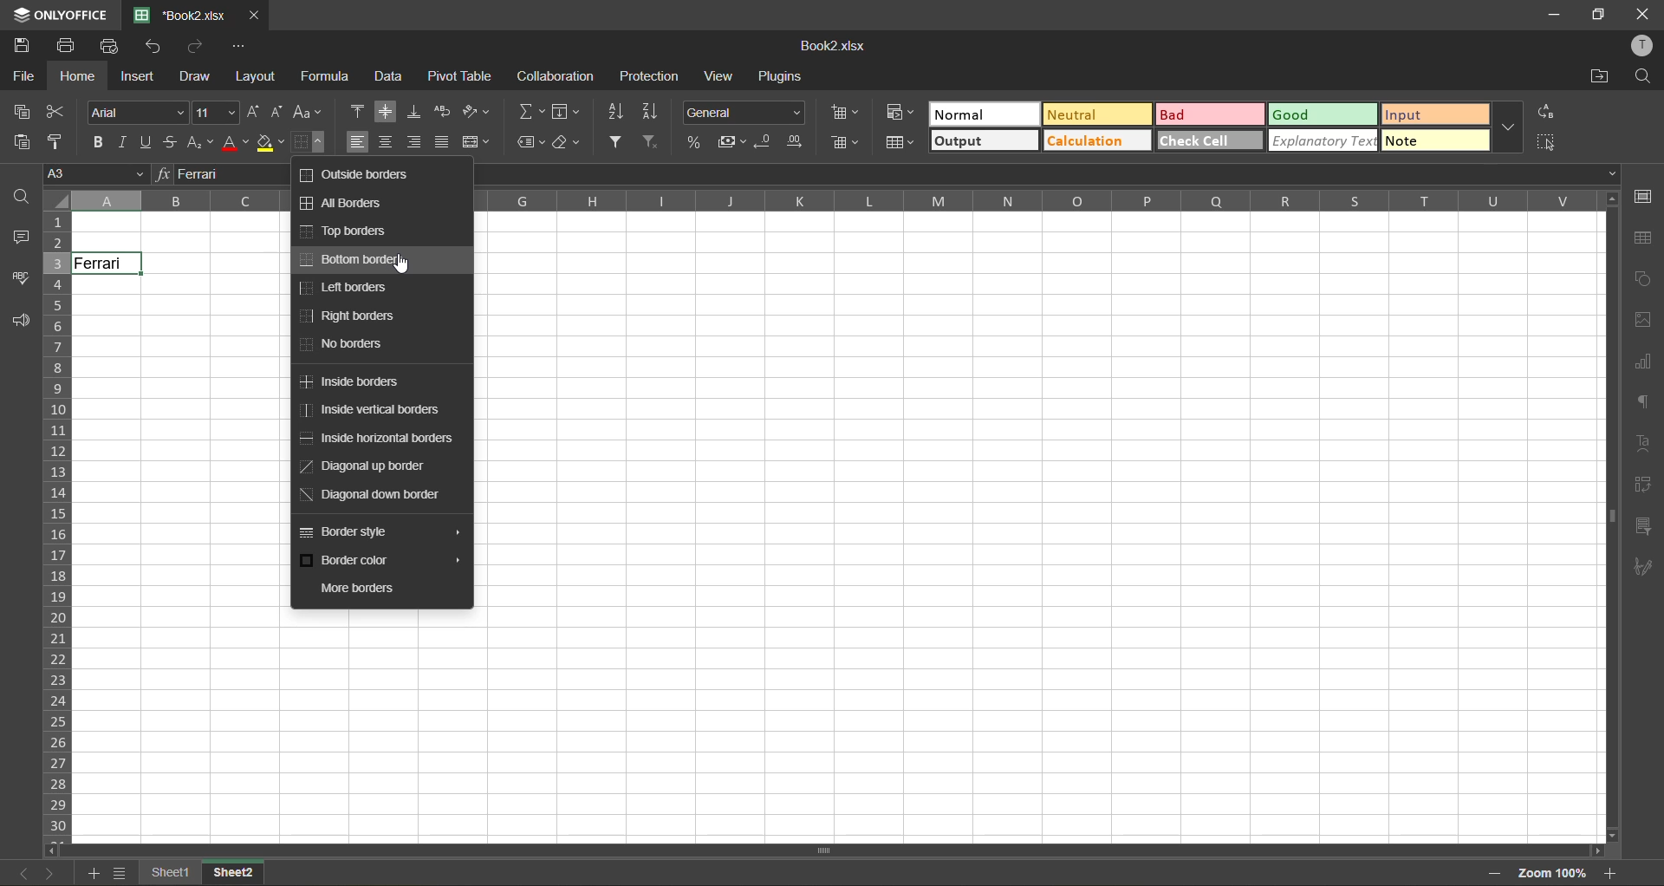 The image size is (1664, 886). What do you see at coordinates (23, 46) in the screenshot?
I see `save` at bounding box center [23, 46].